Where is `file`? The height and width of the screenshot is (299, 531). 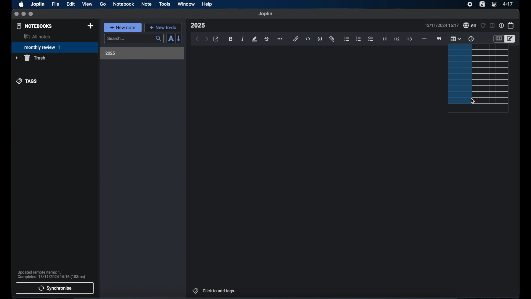
file is located at coordinates (55, 4).